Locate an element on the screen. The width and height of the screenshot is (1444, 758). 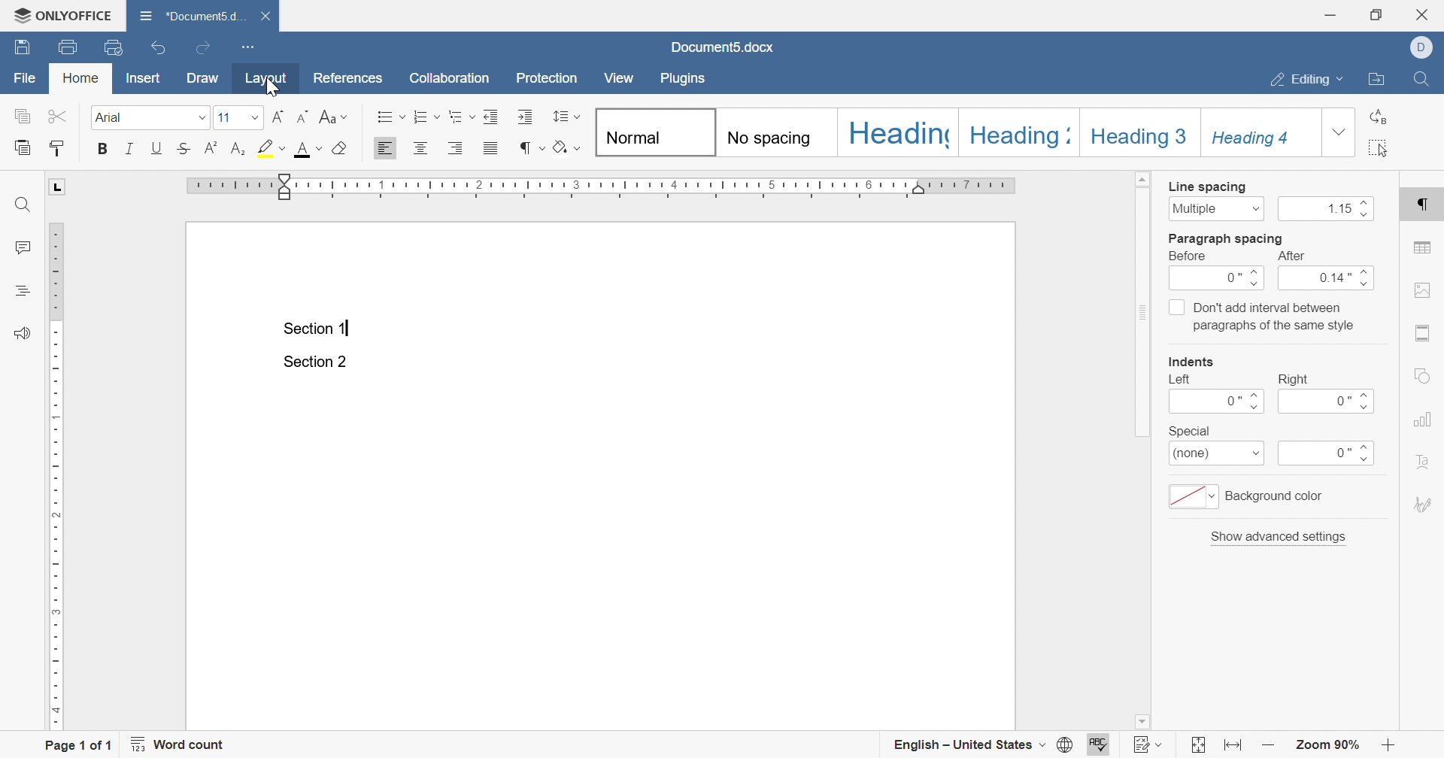
italic is located at coordinates (129, 147).